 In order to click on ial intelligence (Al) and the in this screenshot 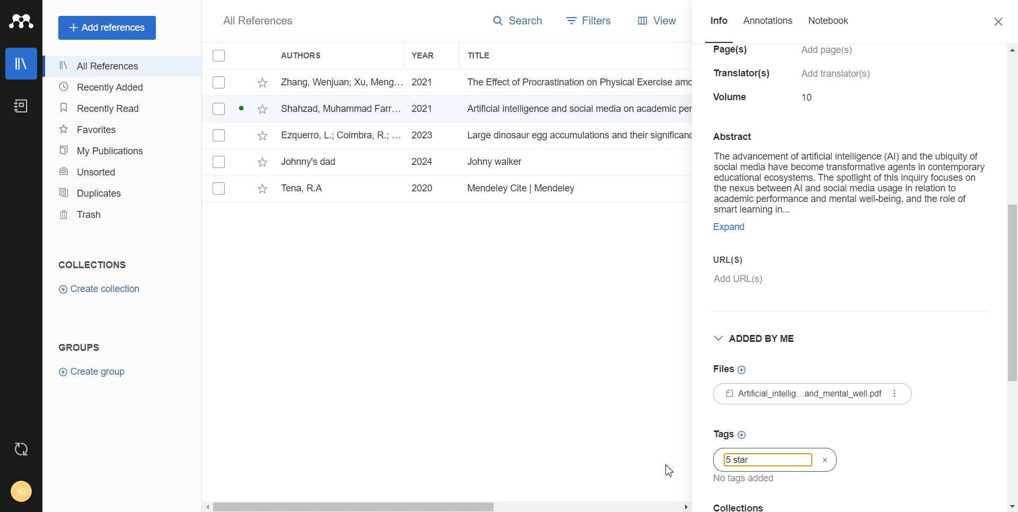, I will do `click(792, 75)`.